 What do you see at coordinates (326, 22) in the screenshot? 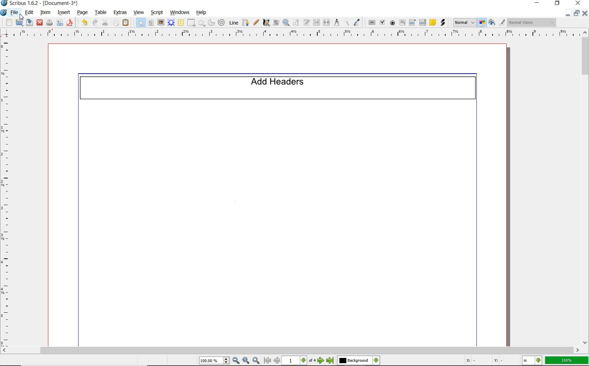
I see `unlink text frames` at bounding box center [326, 22].